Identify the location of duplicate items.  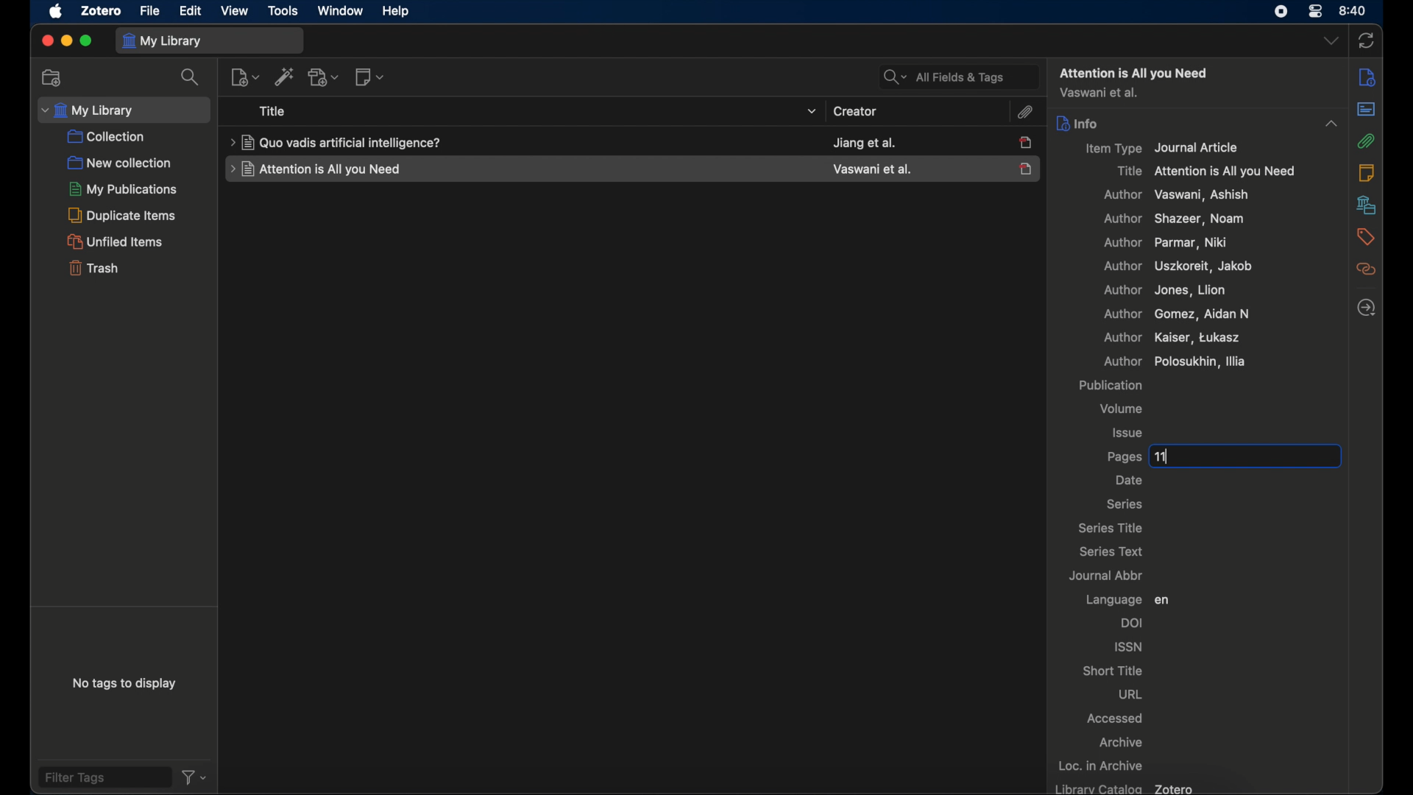
(123, 215).